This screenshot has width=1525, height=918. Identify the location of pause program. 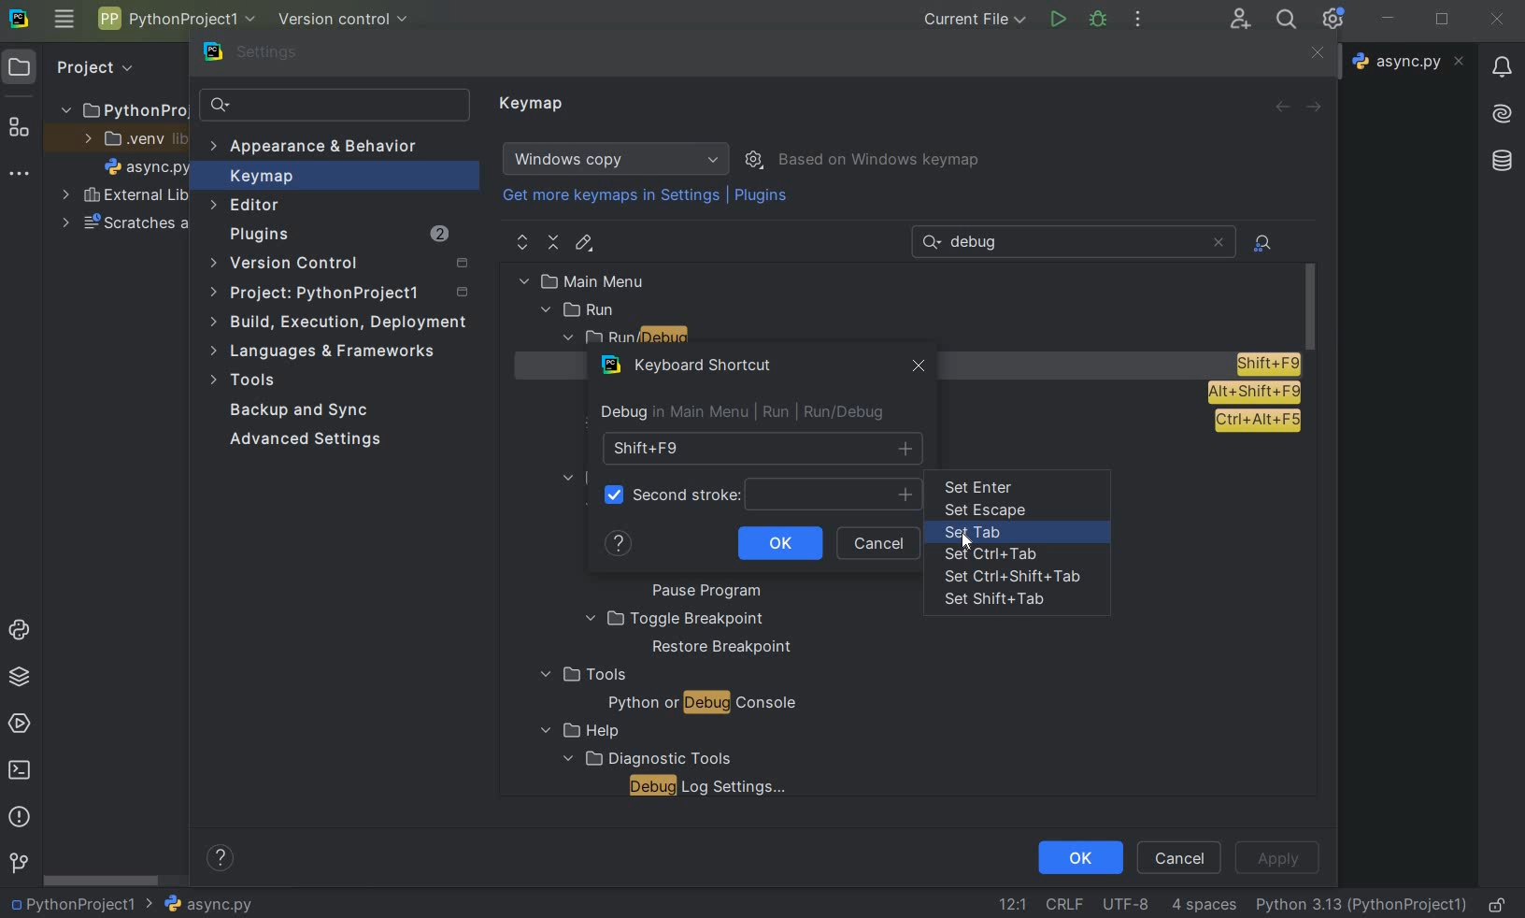
(700, 592).